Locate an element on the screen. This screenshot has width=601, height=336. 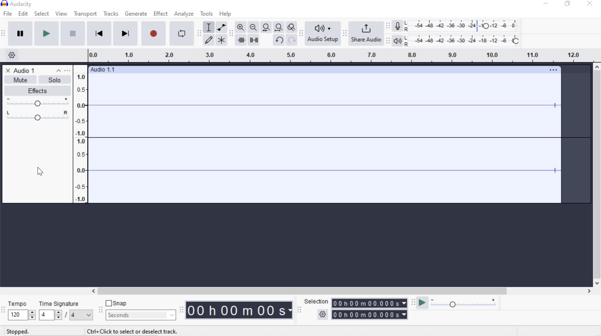
file is located at coordinates (9, 13).